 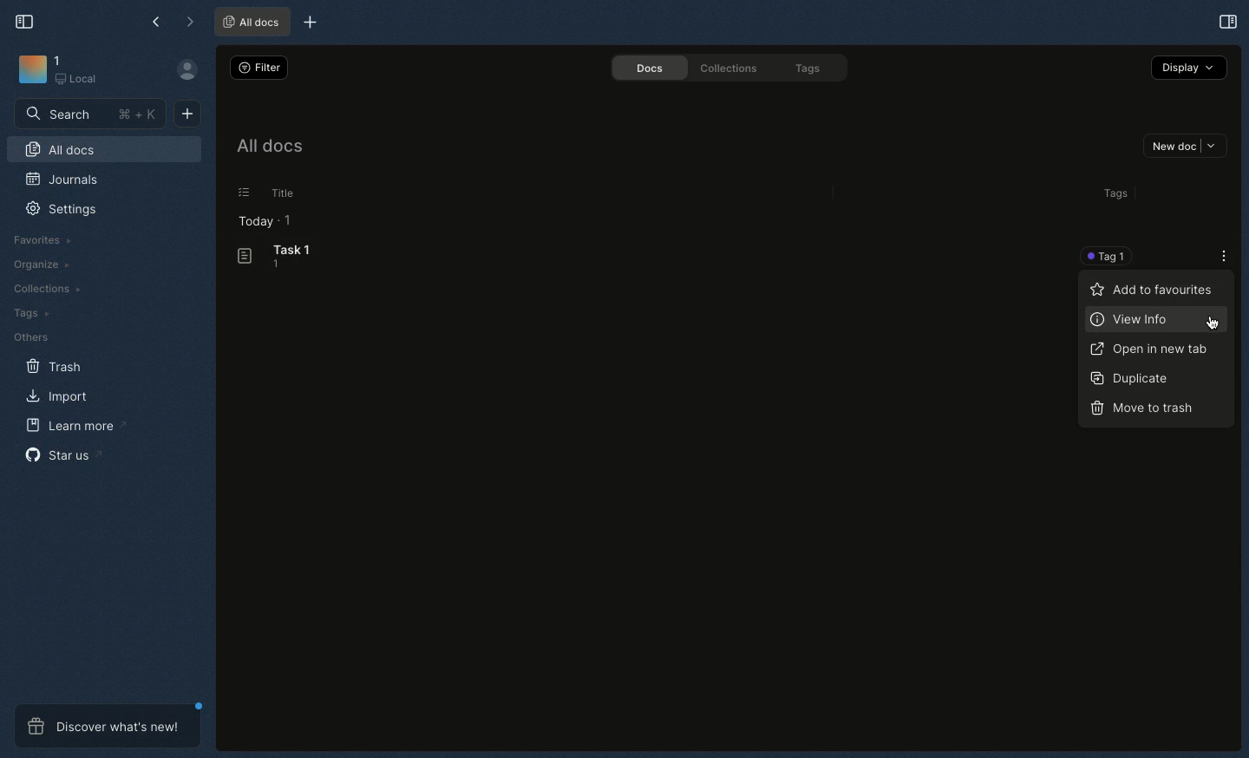 What do you see at coordinates (184, 70) in the screenshot?
I see `Profile` at bounding box center [184, 70].